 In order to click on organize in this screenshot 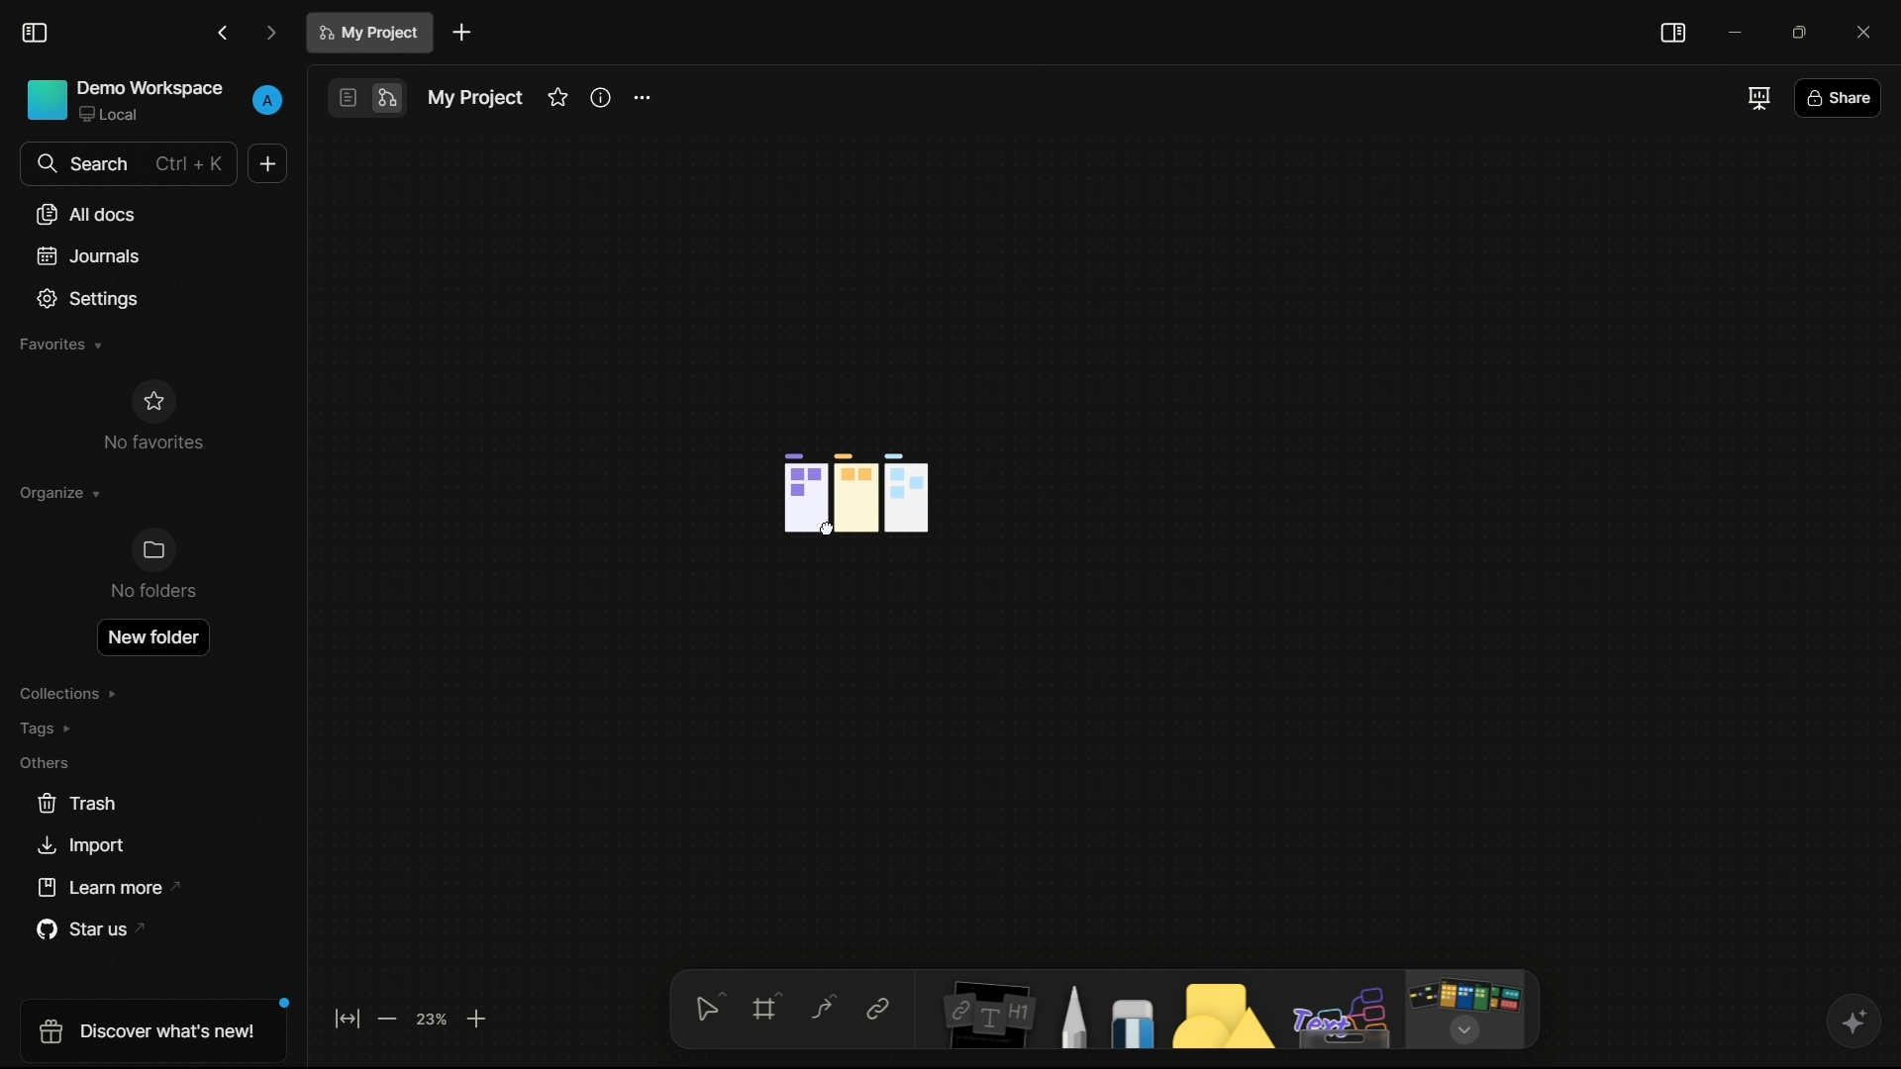, I will do `click(57, 493)`.